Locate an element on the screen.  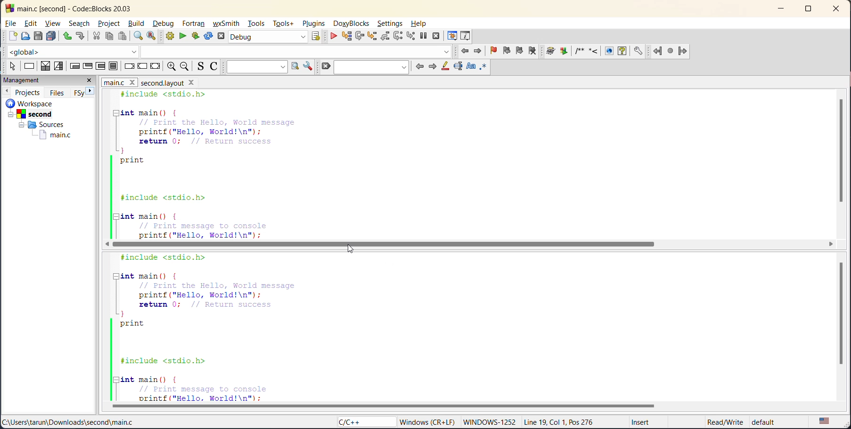
language is located at coordinates (359, 421).